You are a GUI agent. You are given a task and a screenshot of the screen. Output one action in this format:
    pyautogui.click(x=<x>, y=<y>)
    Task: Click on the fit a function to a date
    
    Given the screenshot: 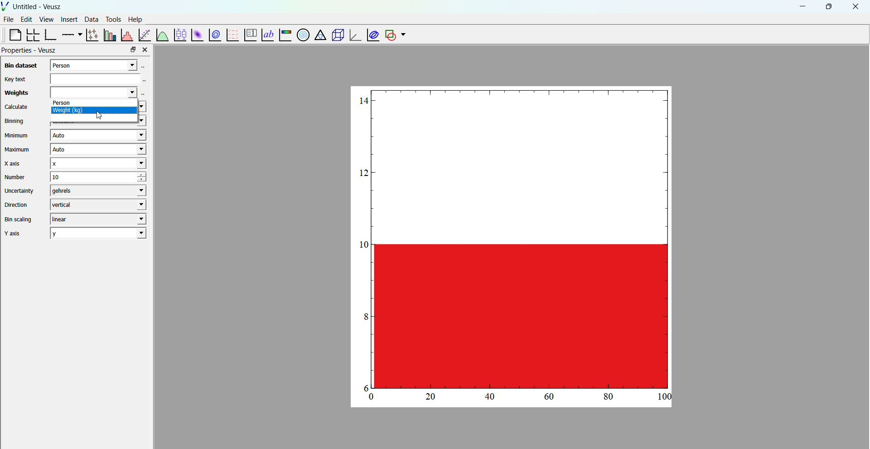 What is the action you would take?
    pyautogui.click(x=145, y=34)
    